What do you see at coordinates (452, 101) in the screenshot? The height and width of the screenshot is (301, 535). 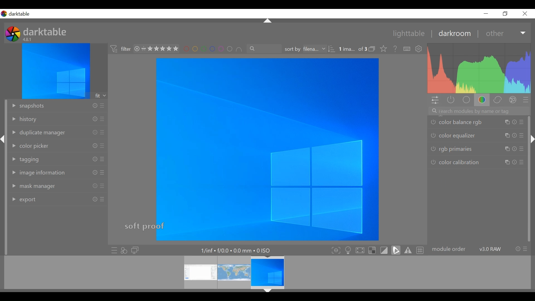 I see `show only active modules` at bounding box center [452, 101].